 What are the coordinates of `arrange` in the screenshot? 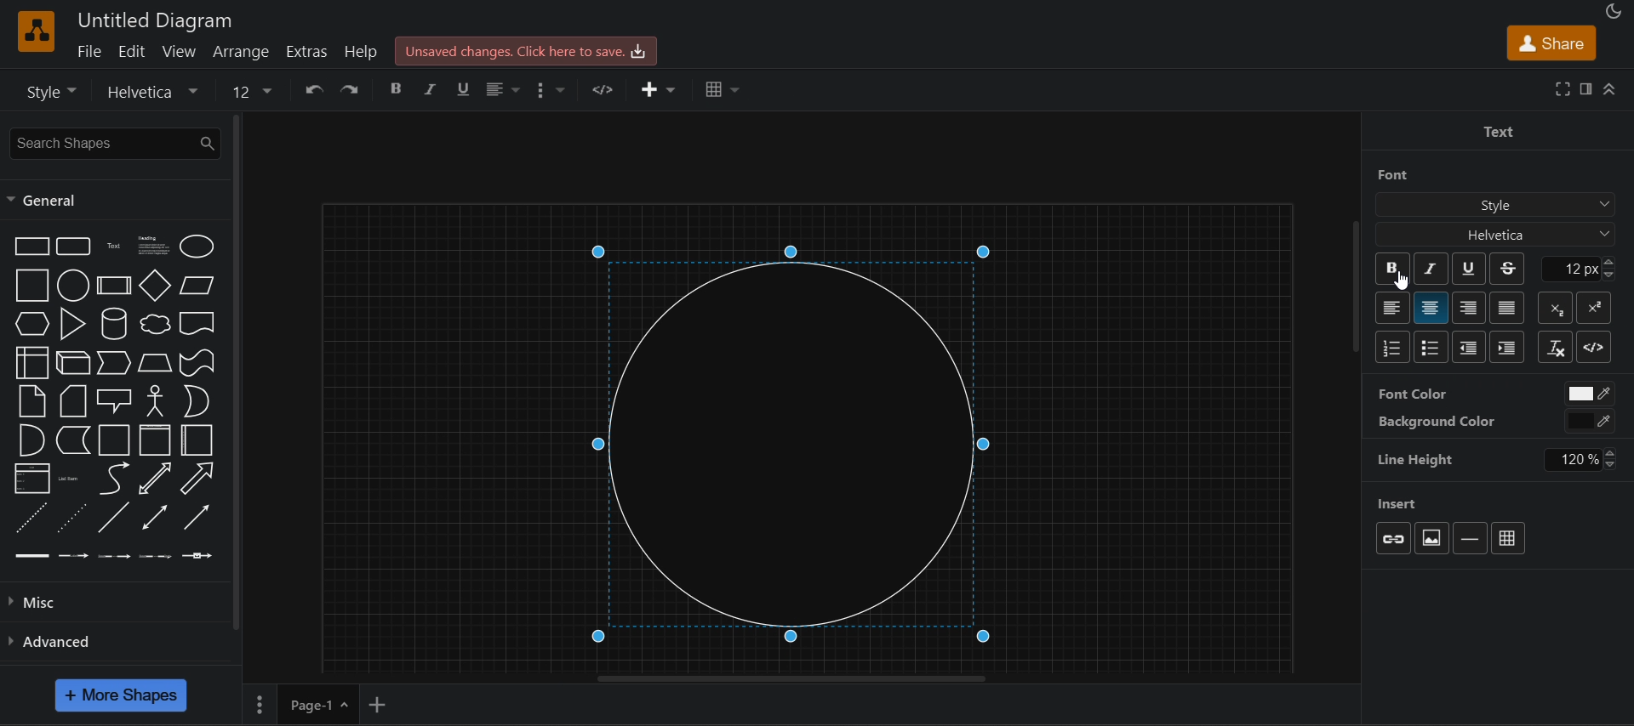 It's located at (241, 52).